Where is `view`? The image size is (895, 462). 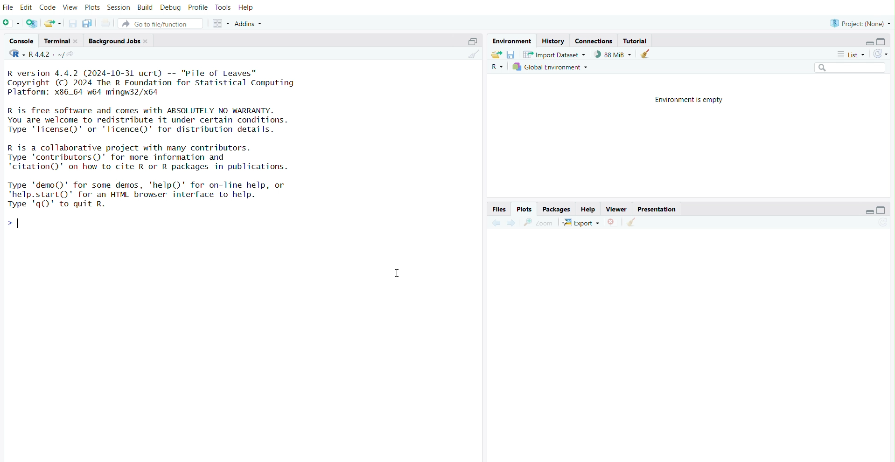
view is located at coordinates (70, 6).